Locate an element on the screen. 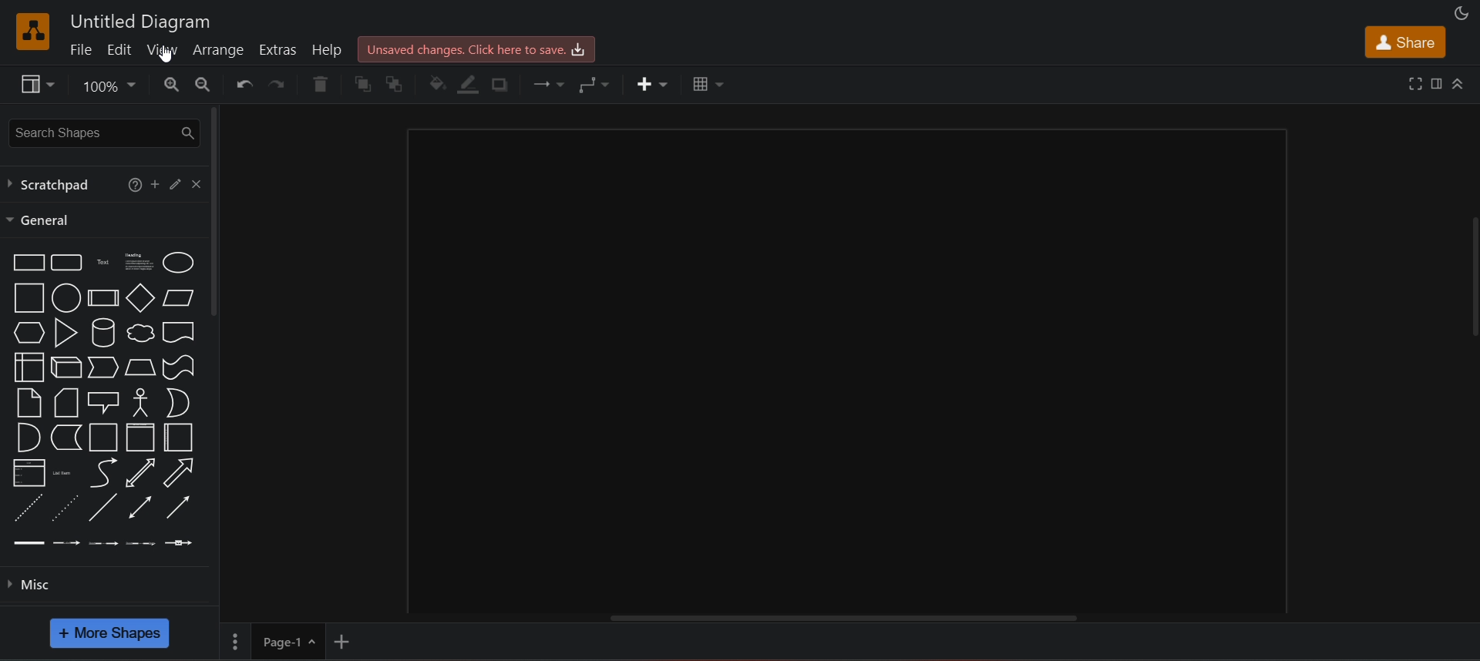 The image size is (1480, 661). cirsle is located at coordinates (66, 297).